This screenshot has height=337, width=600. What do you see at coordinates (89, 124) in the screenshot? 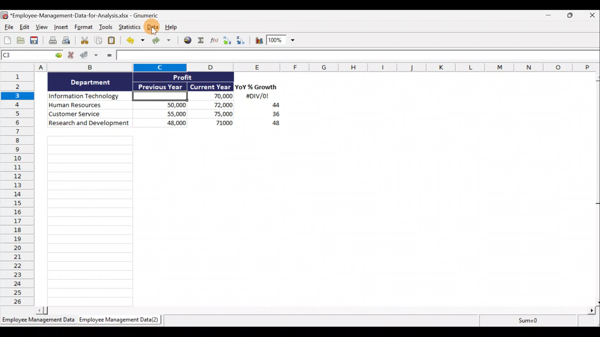
I see `Research and development` at bounding box center [89, 124].